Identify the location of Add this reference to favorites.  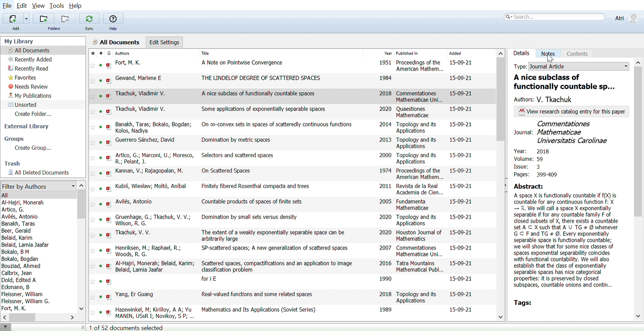
(93, 96).